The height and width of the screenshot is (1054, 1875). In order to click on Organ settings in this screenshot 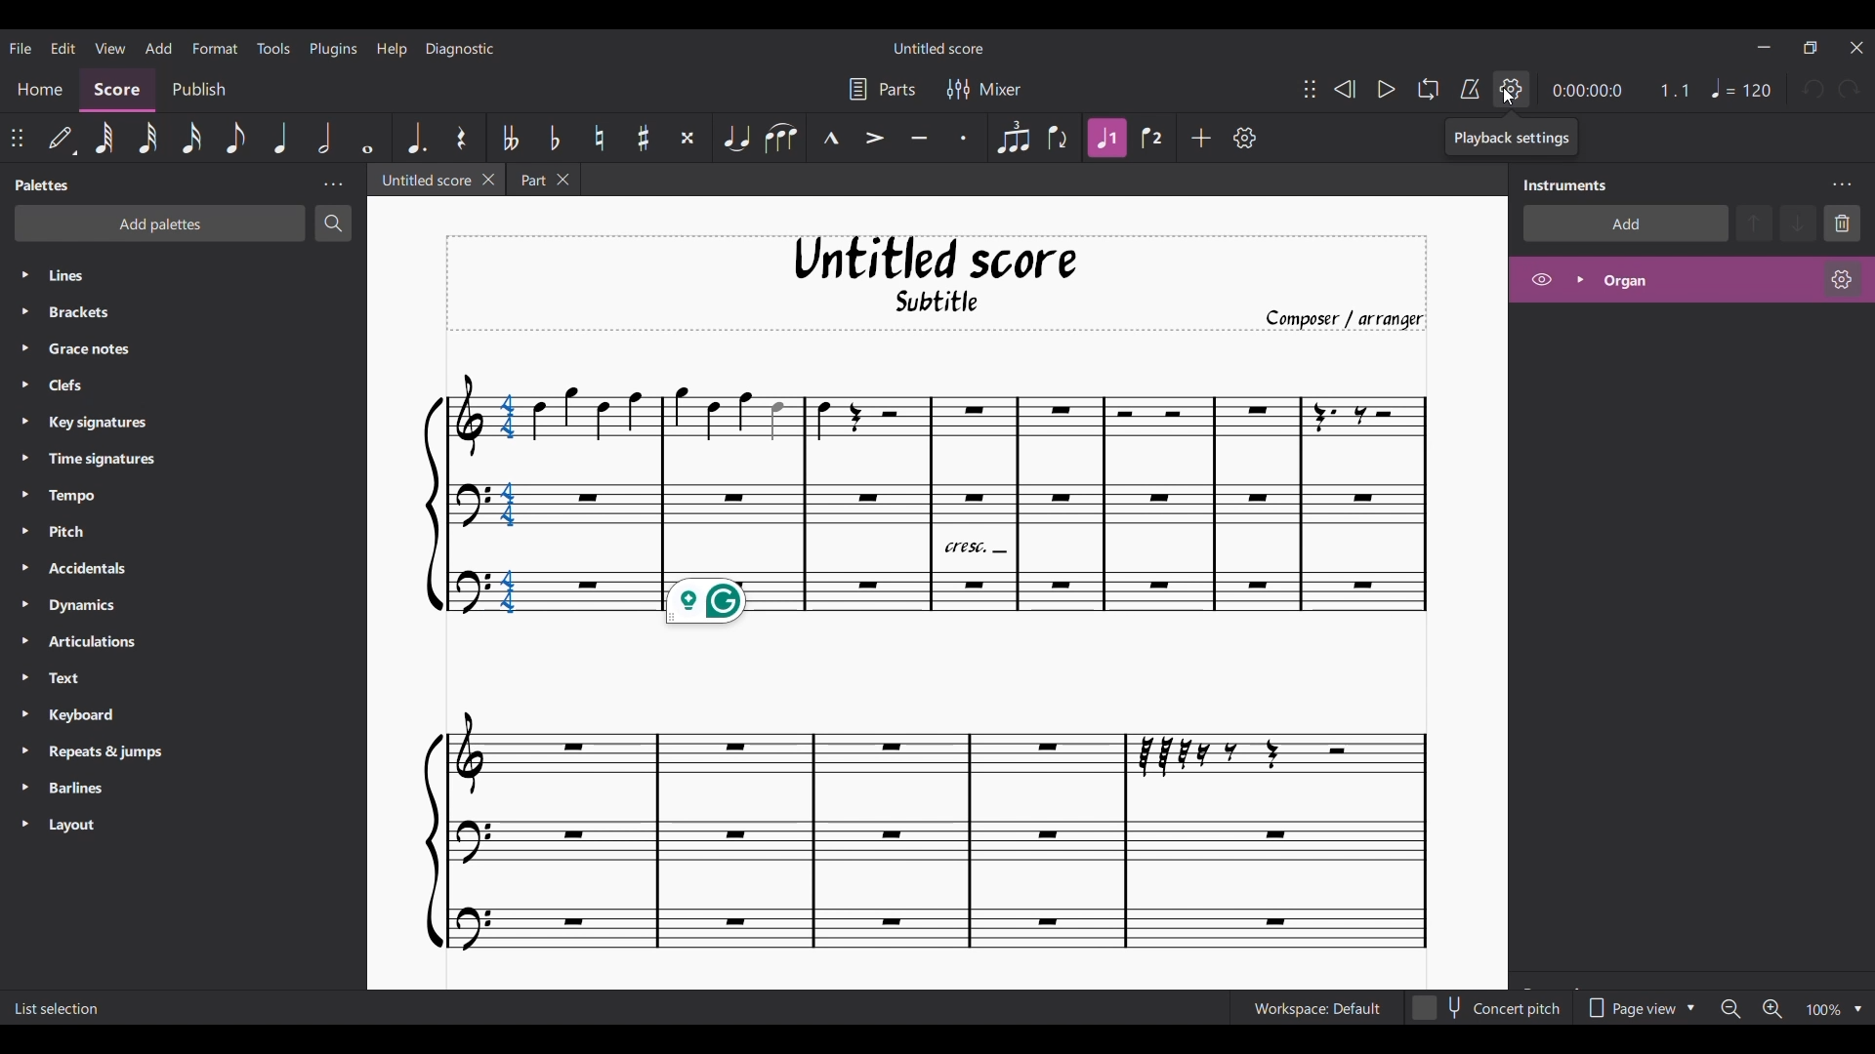, I will do `click(1842, 279)`.